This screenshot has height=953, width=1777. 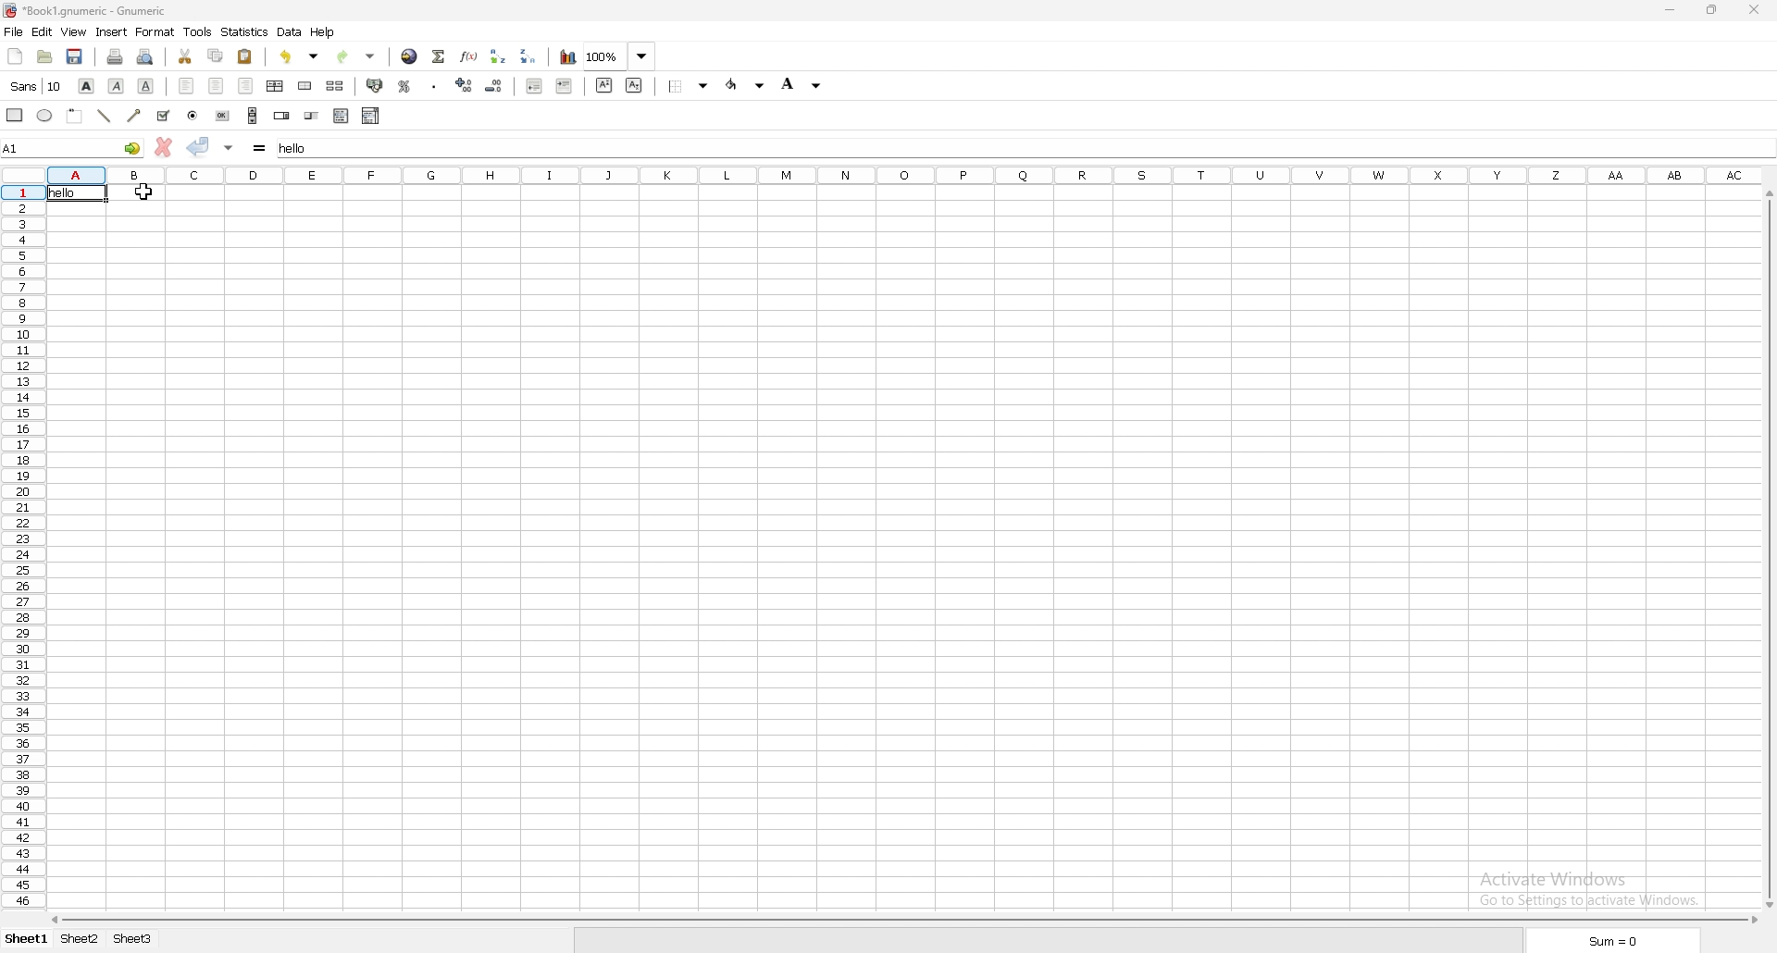 What do you see at coordinates (314, 116) in the screenshot?
I see `create slider` at bounding box center [314, 116].